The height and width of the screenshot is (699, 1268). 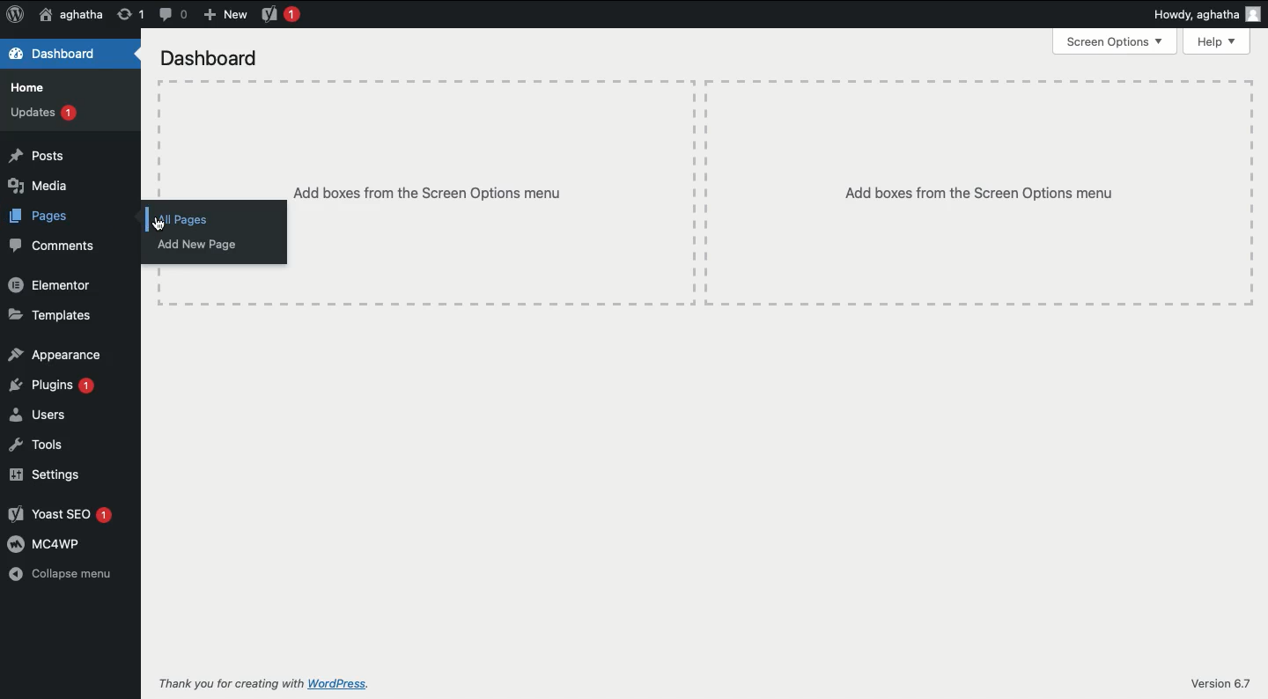 I want to click on Pages, so click(x=41, y=214).